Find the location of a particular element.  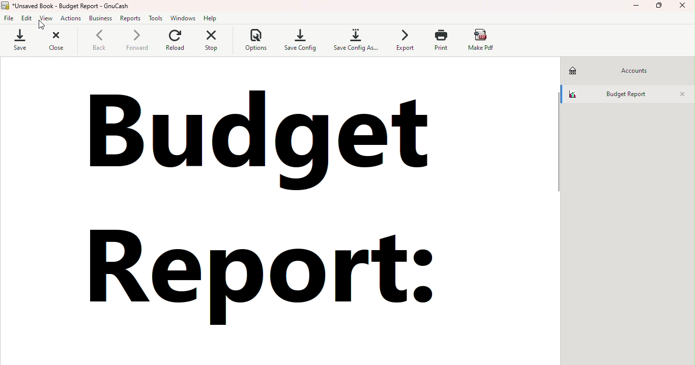

Close is located at coordinates (55, 42).